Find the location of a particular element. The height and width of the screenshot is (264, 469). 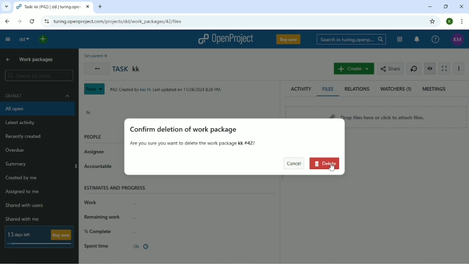

Created by me is located at coordinates (23, 178).